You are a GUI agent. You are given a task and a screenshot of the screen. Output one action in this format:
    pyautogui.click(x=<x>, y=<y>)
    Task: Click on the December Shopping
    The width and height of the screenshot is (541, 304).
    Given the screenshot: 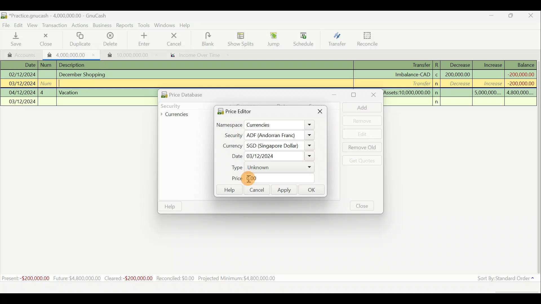 What is the action you would take?
    pyautogui.click(x=85, y=75)
    